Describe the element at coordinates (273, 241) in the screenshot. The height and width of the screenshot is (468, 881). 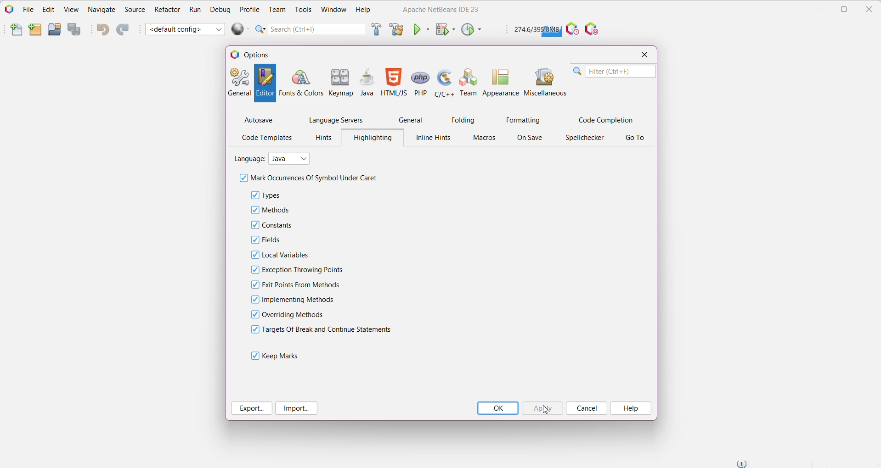
I see `Fields - click to enable` at that location.